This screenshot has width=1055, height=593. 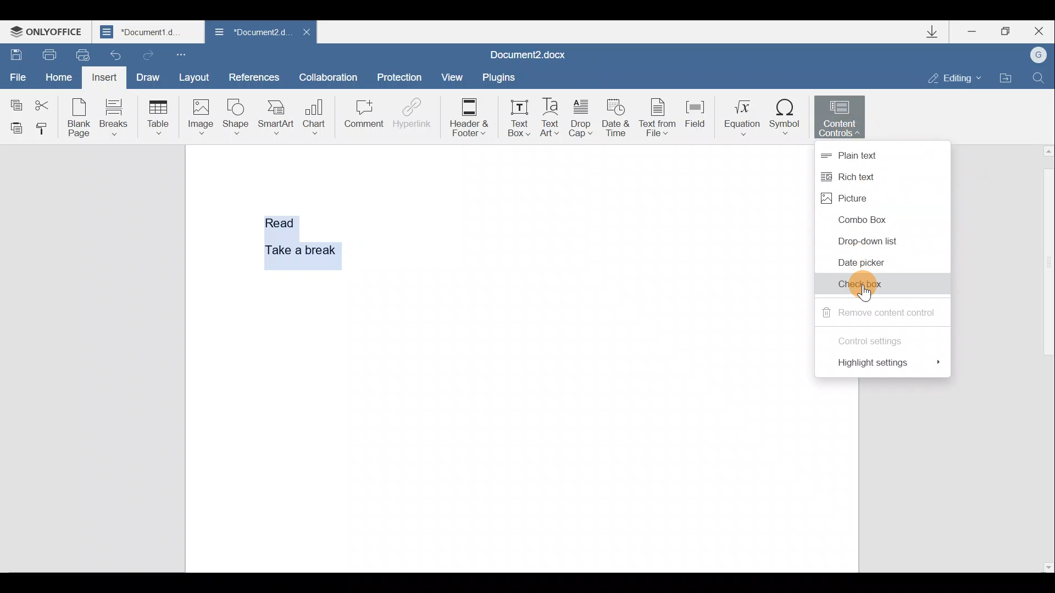 What do you see at coordinates (497, 77) in the screenshot?
I see `Plugins` at bounding box center [497, 77].